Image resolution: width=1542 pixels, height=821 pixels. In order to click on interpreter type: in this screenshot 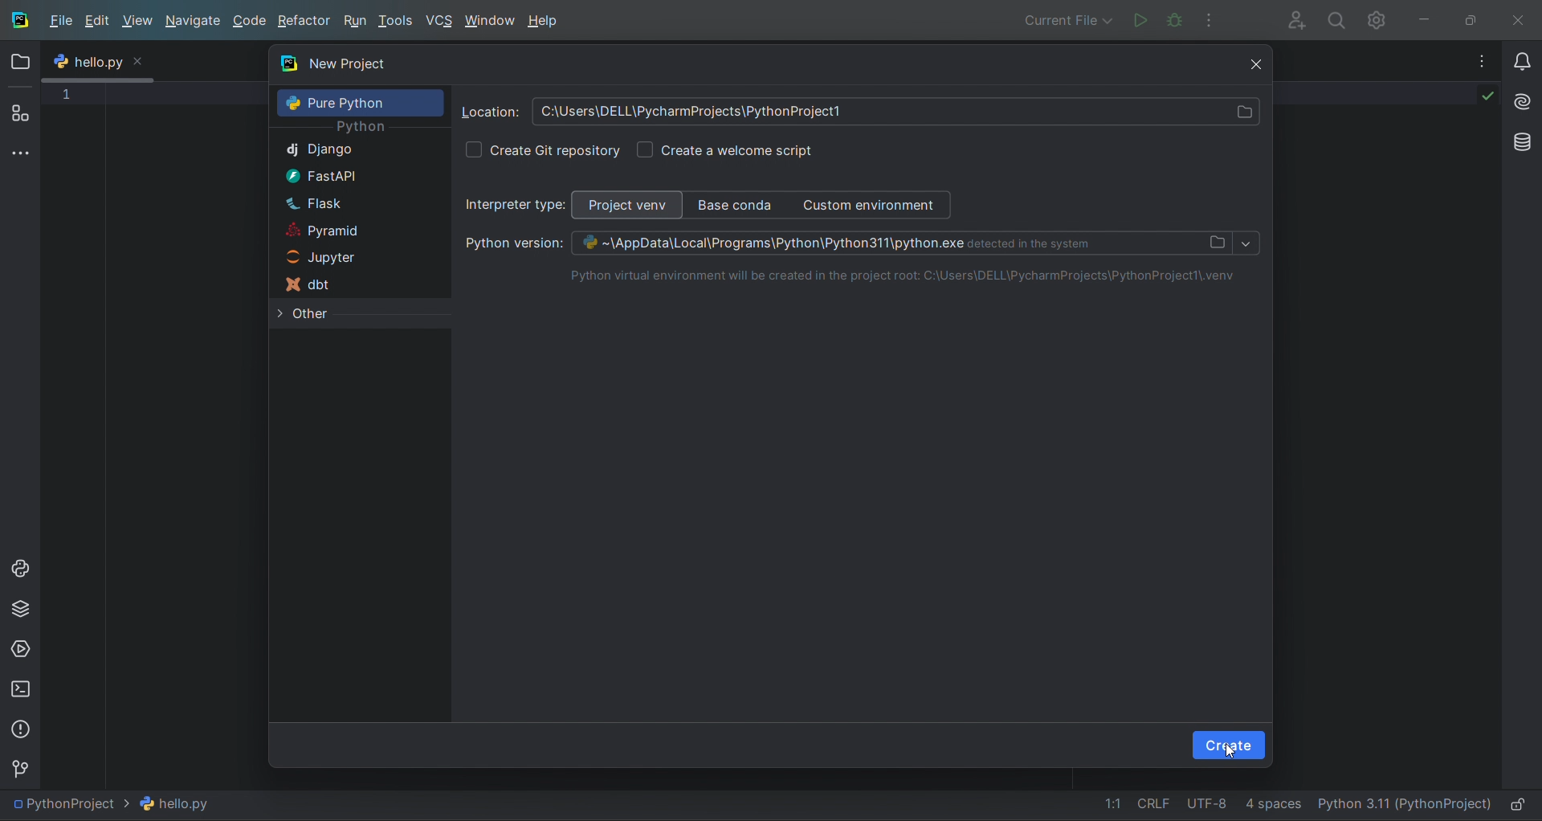, I will do `click(516, 205)`.